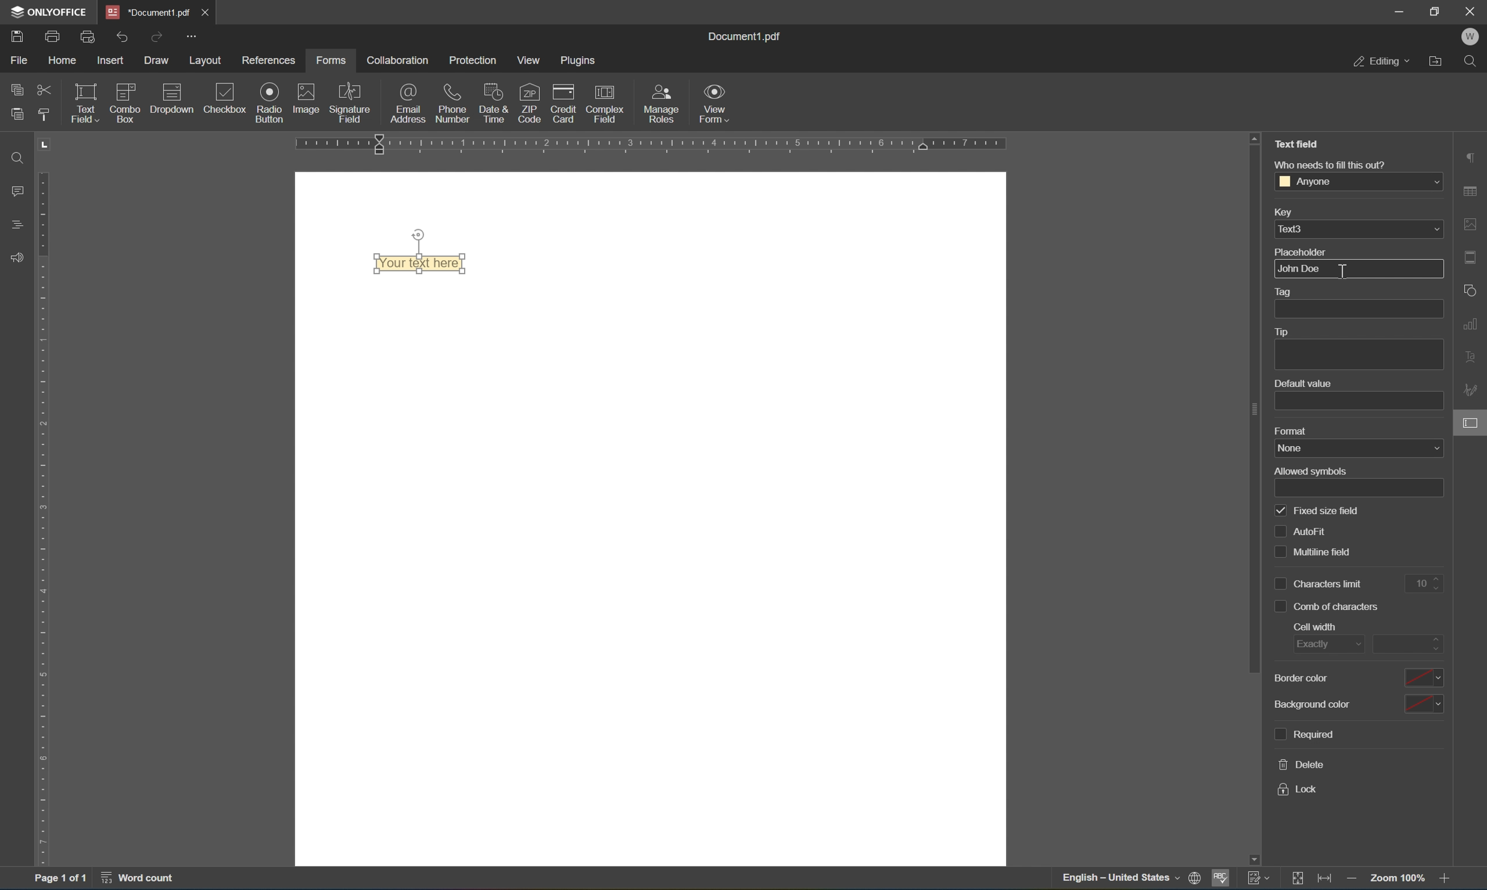  I want to click on complex field, so click(612, 104).